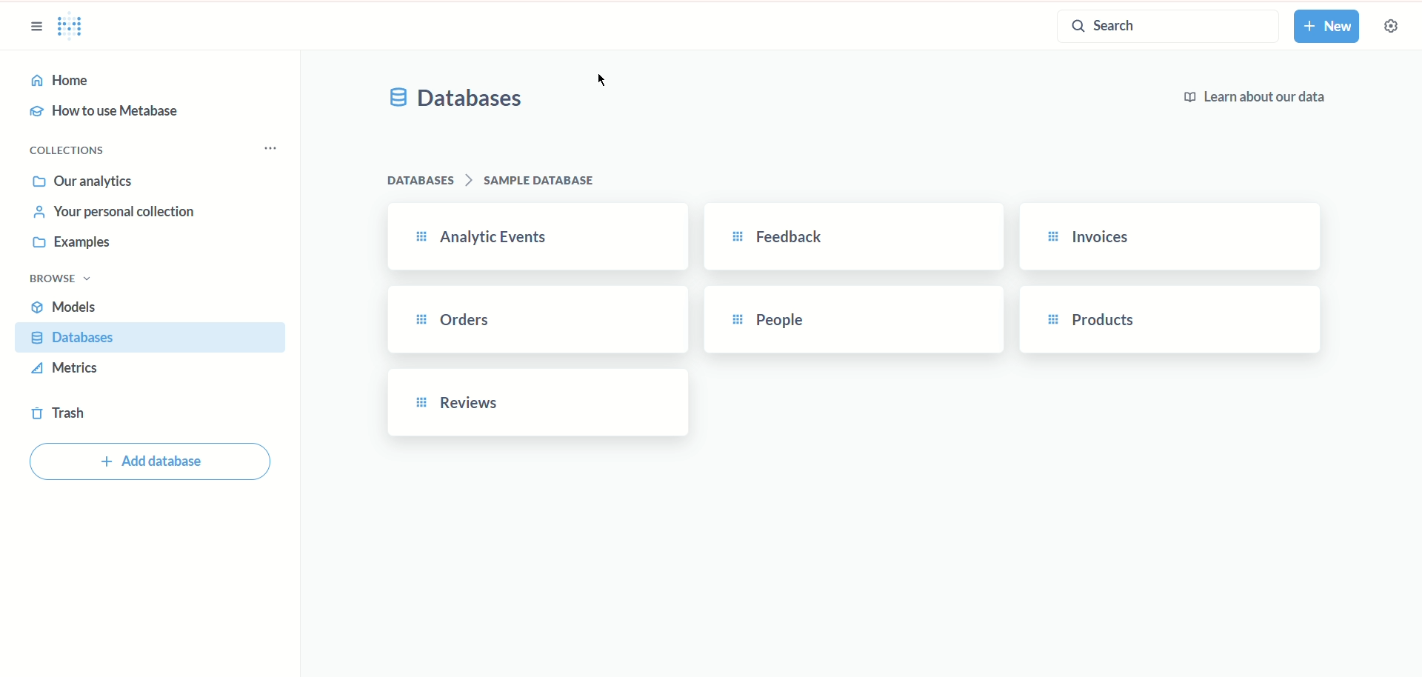 The image size is (1422, 677). What do you see at coordinates (84, 183) in the screenshot?
I see `our analytics` at bounding box center [84, 183].